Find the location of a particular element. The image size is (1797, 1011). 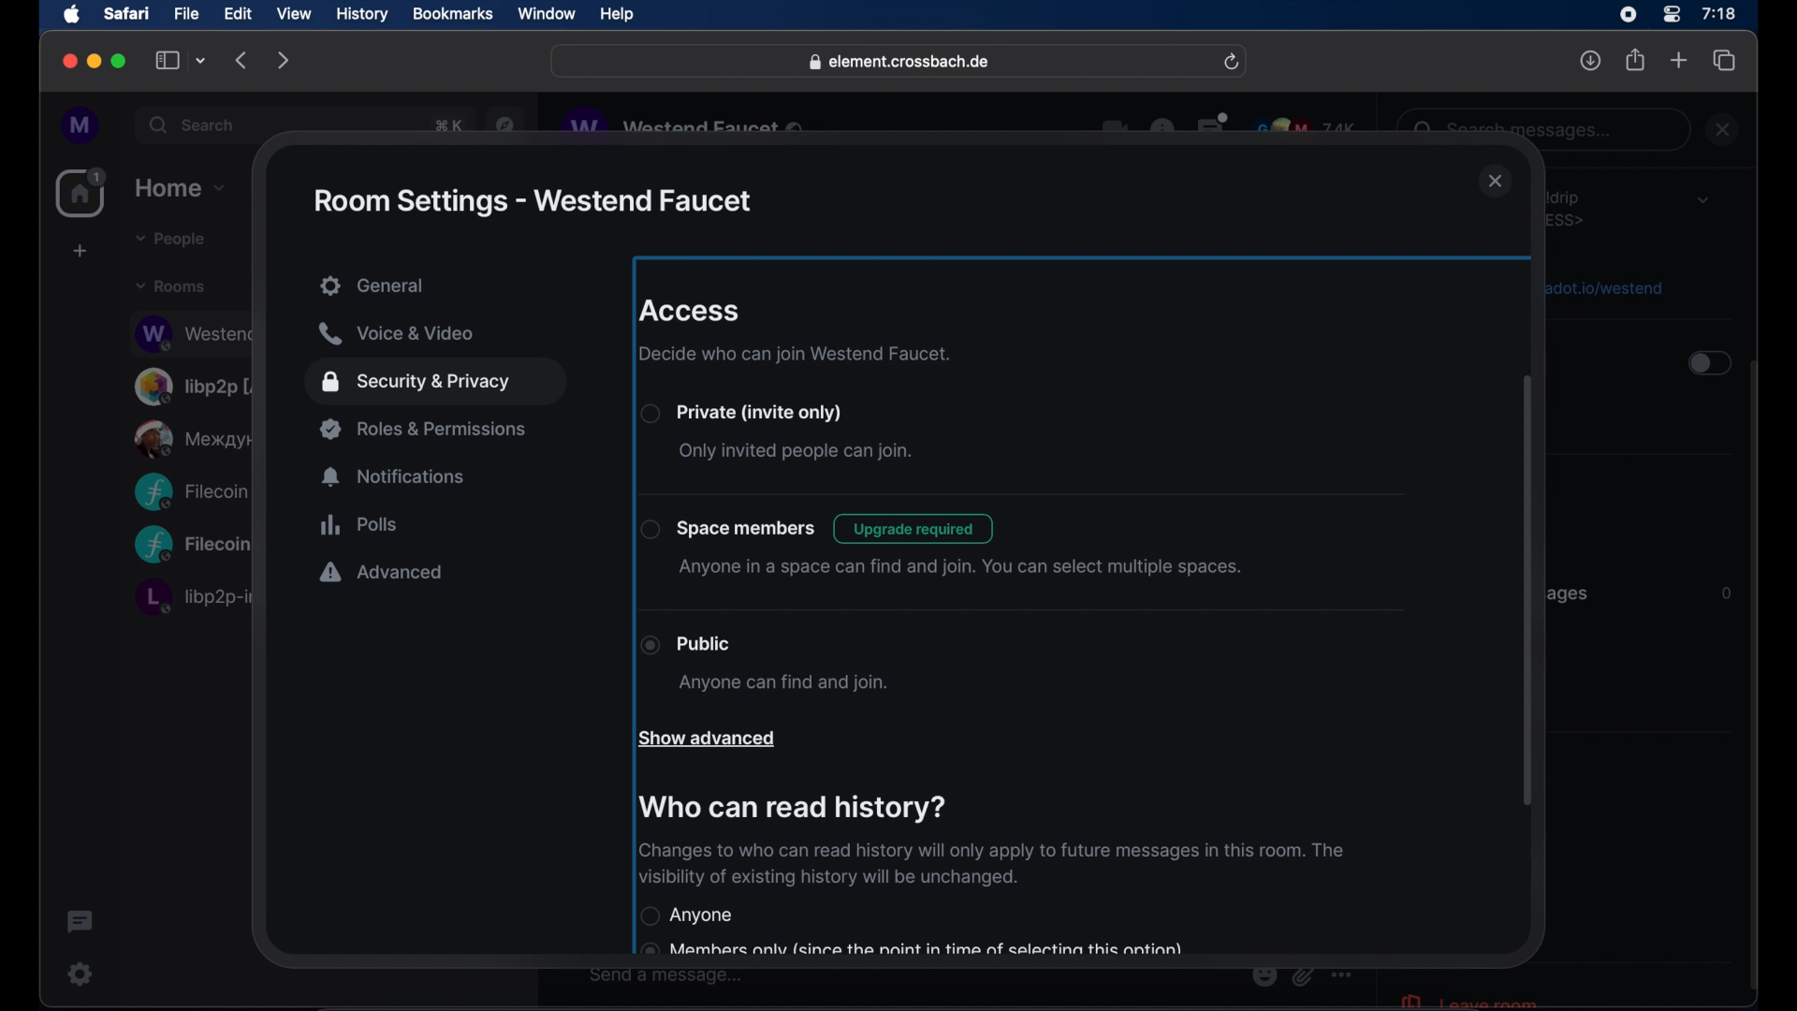

rom settings - westend faucet is located at coordinates (531, 201).